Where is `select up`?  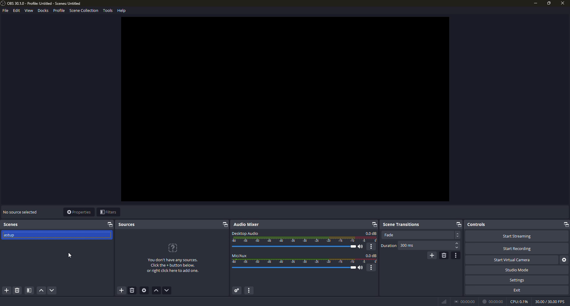
select up is located at coordinates (457, 243).